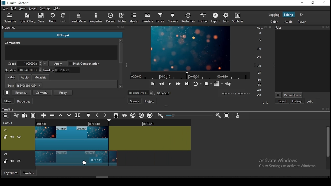  What do you see at coordinates (85, 162) in the screenshot?
I see `cursor` at bounding box center [85, 162].